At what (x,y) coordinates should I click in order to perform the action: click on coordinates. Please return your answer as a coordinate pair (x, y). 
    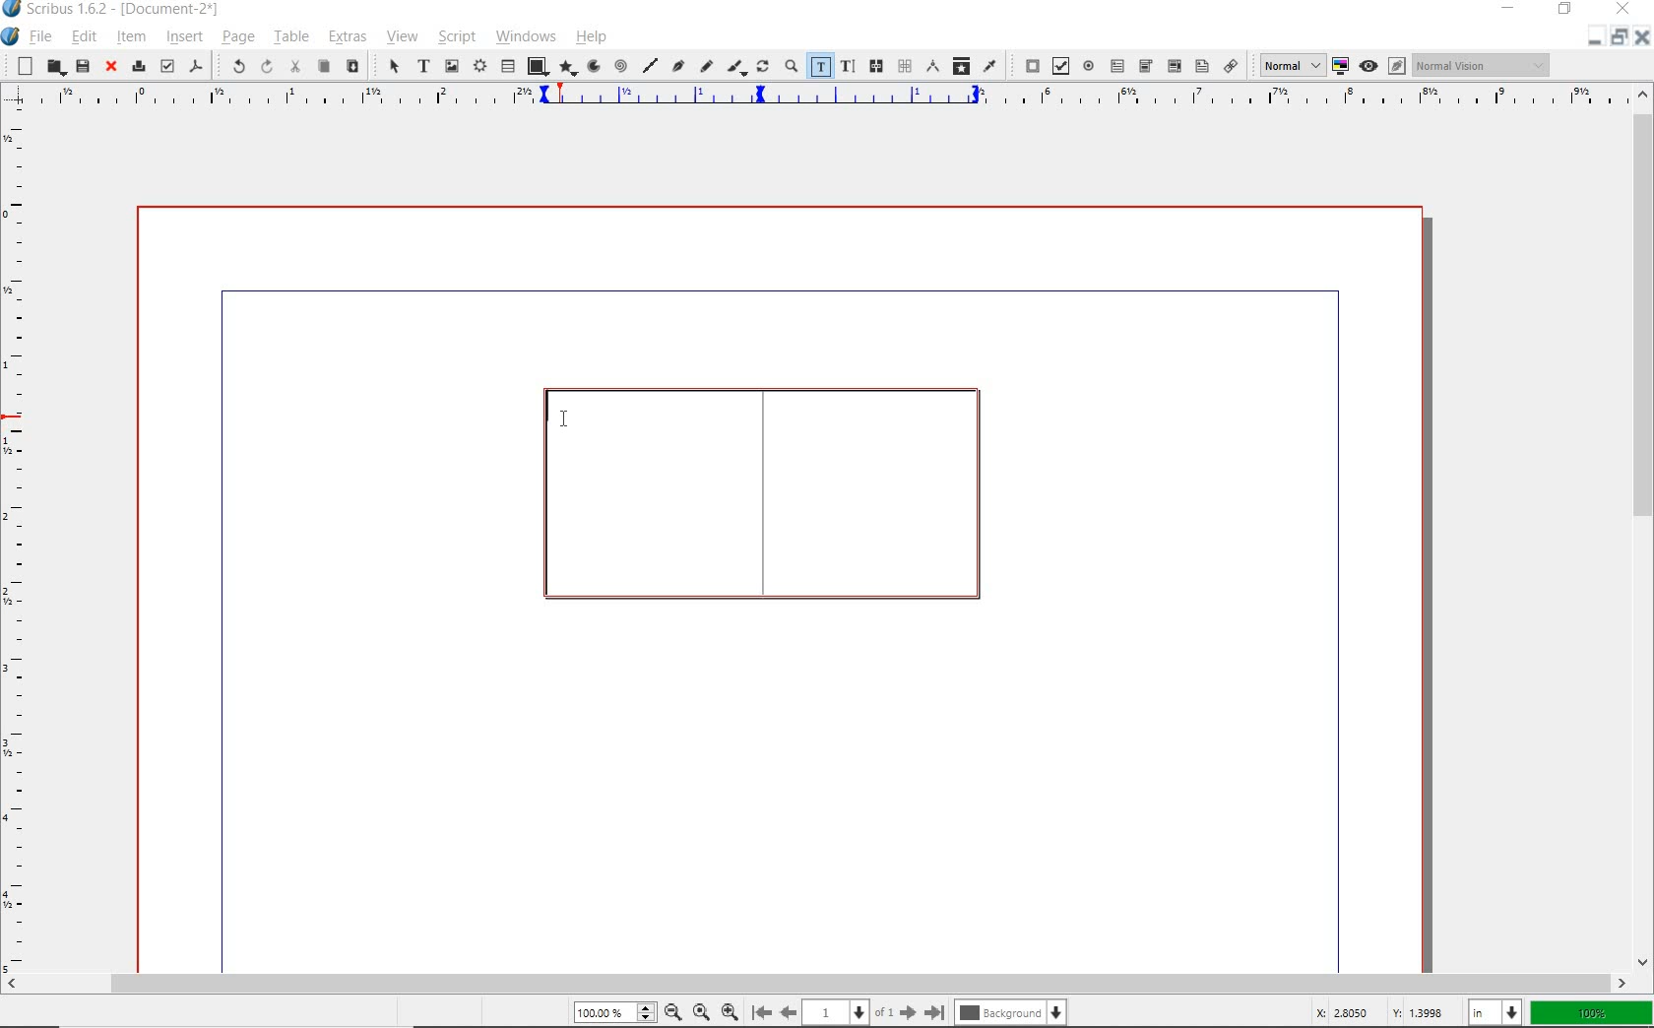
    Looking at the image, I should click on (1378, 1013).